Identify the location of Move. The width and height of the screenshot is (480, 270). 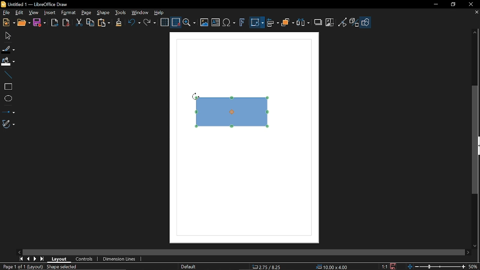
(6, 35).